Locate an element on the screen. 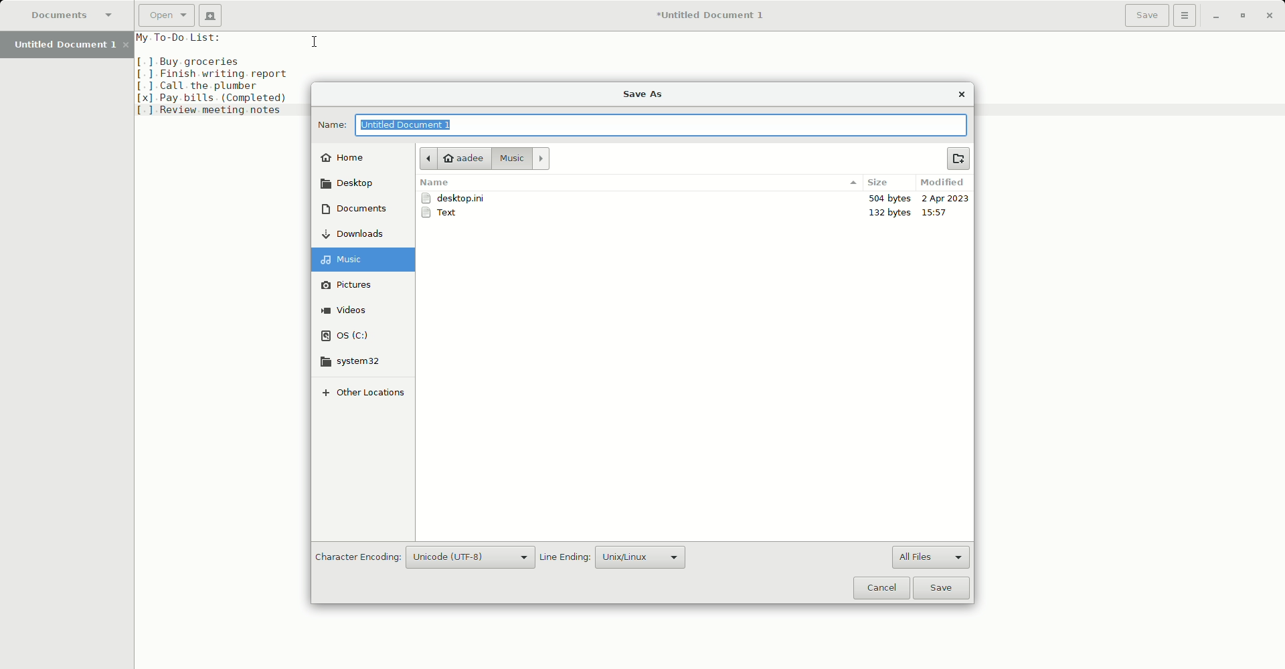  Name is located at coordinates (435, 184).